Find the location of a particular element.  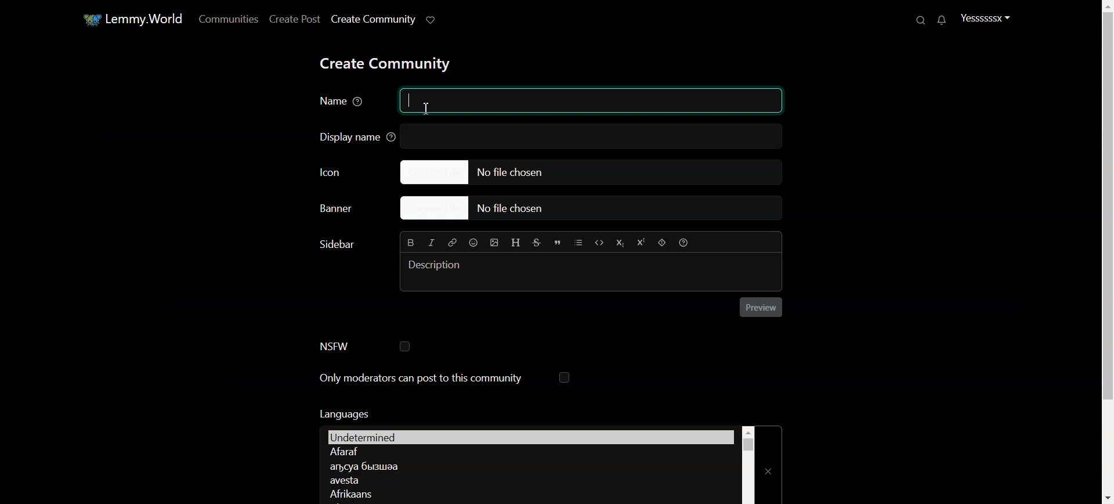

Spoiler is located at coordinates (662, 243).